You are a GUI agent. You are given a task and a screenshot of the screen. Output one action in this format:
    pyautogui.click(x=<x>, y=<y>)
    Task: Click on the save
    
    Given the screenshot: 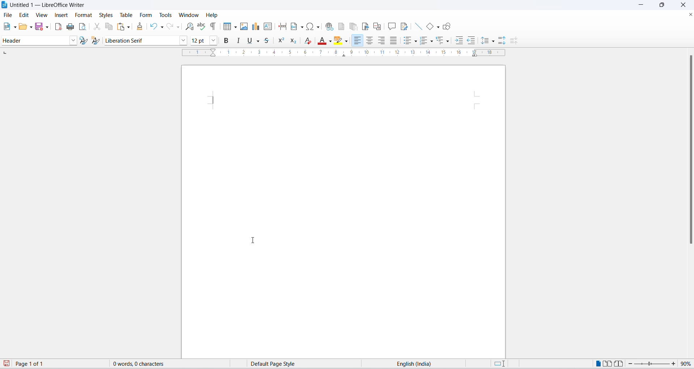 What is the action you would take?
    pyautogui.click(x=39, y=27)
    